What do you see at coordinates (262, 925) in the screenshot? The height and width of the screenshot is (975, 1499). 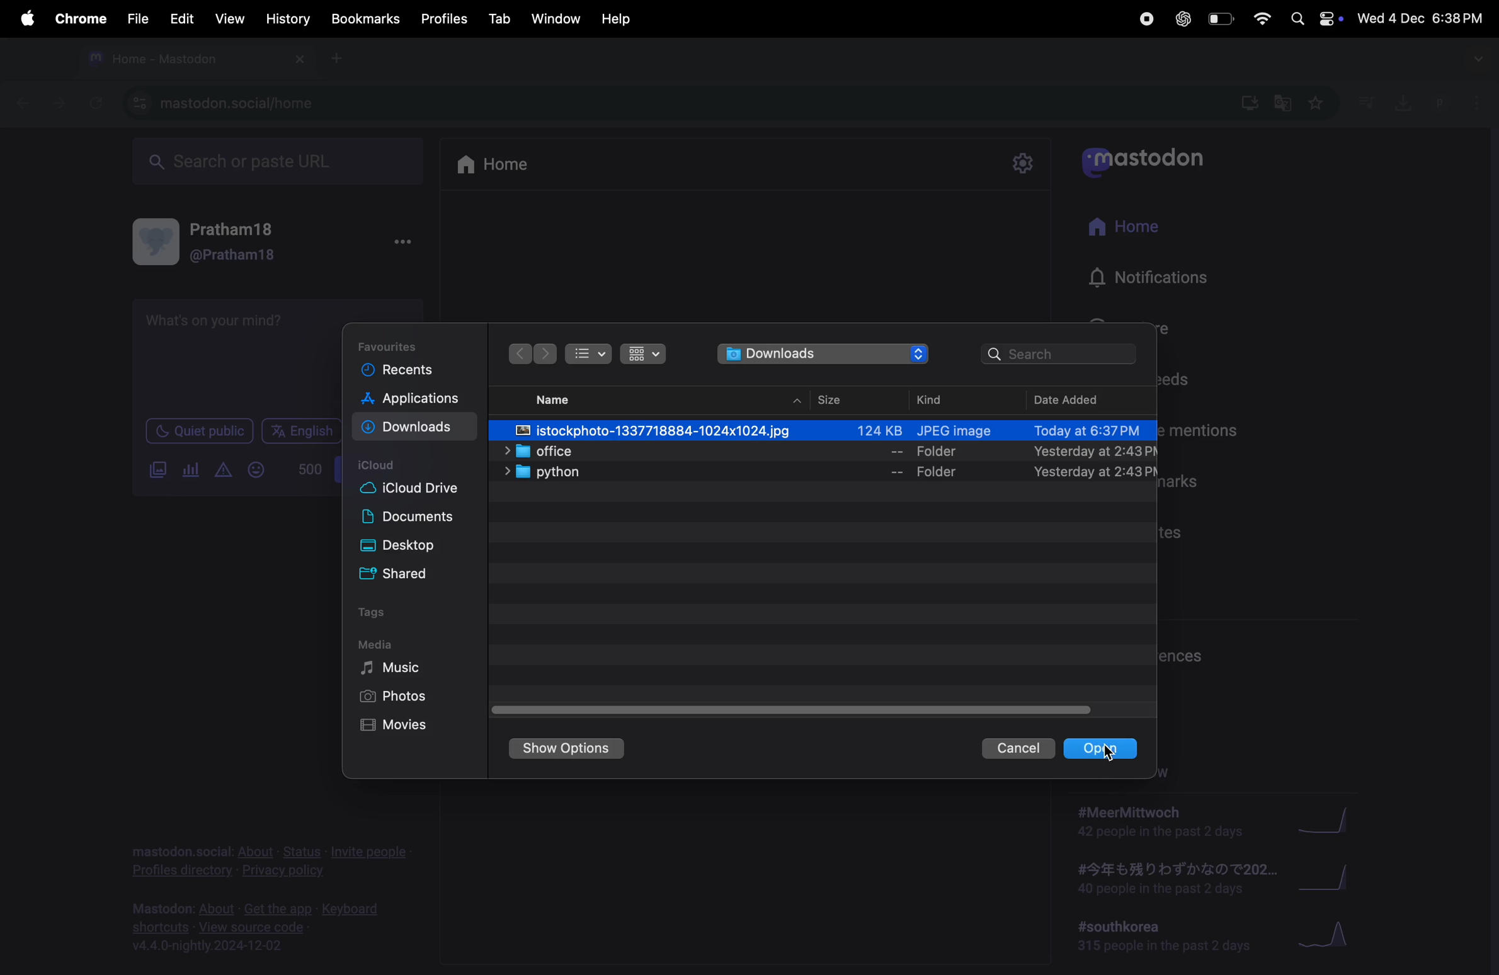 I see `mastdon source code` at bounding box center [262, 925].